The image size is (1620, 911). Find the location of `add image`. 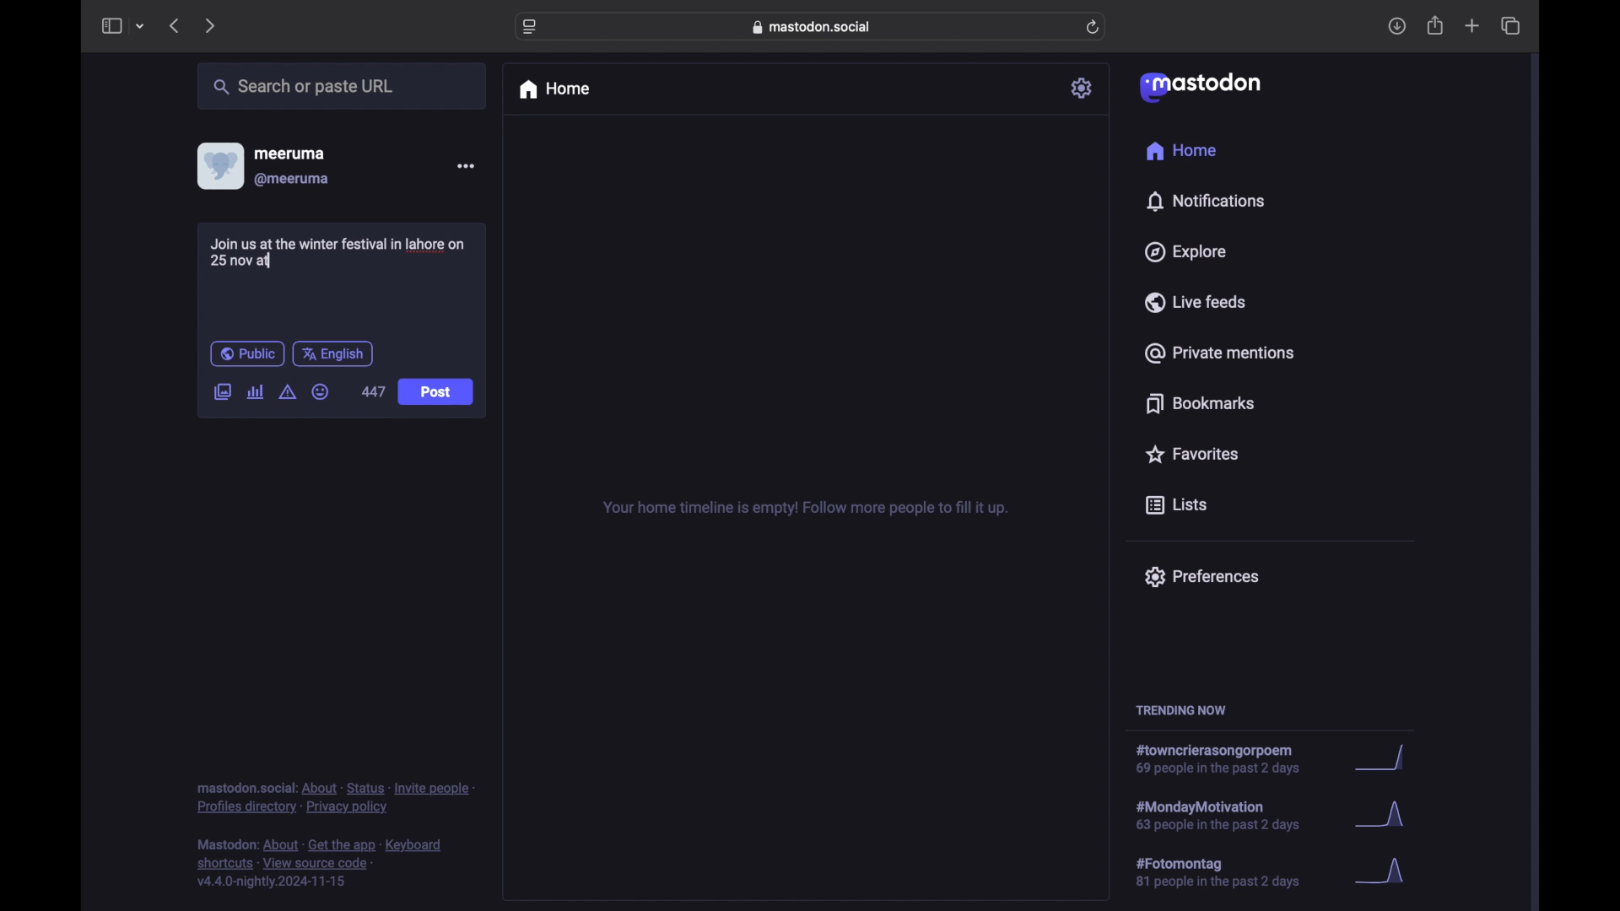

add image is located at coordinates (222, 393).